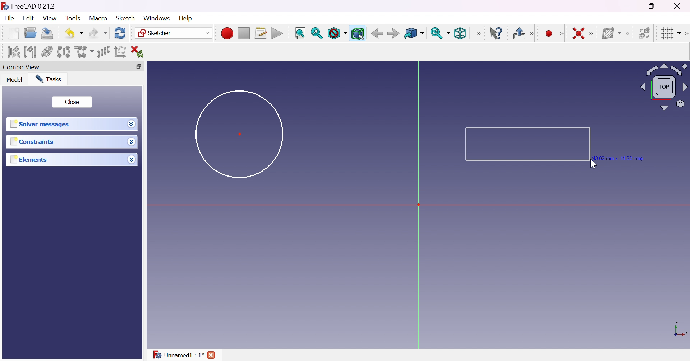 Image resolution: width=690 pixels, height=361 pixels. Describe the element at coordinates (172, 33) in the screenshot. I see `Sketcher` at that location.